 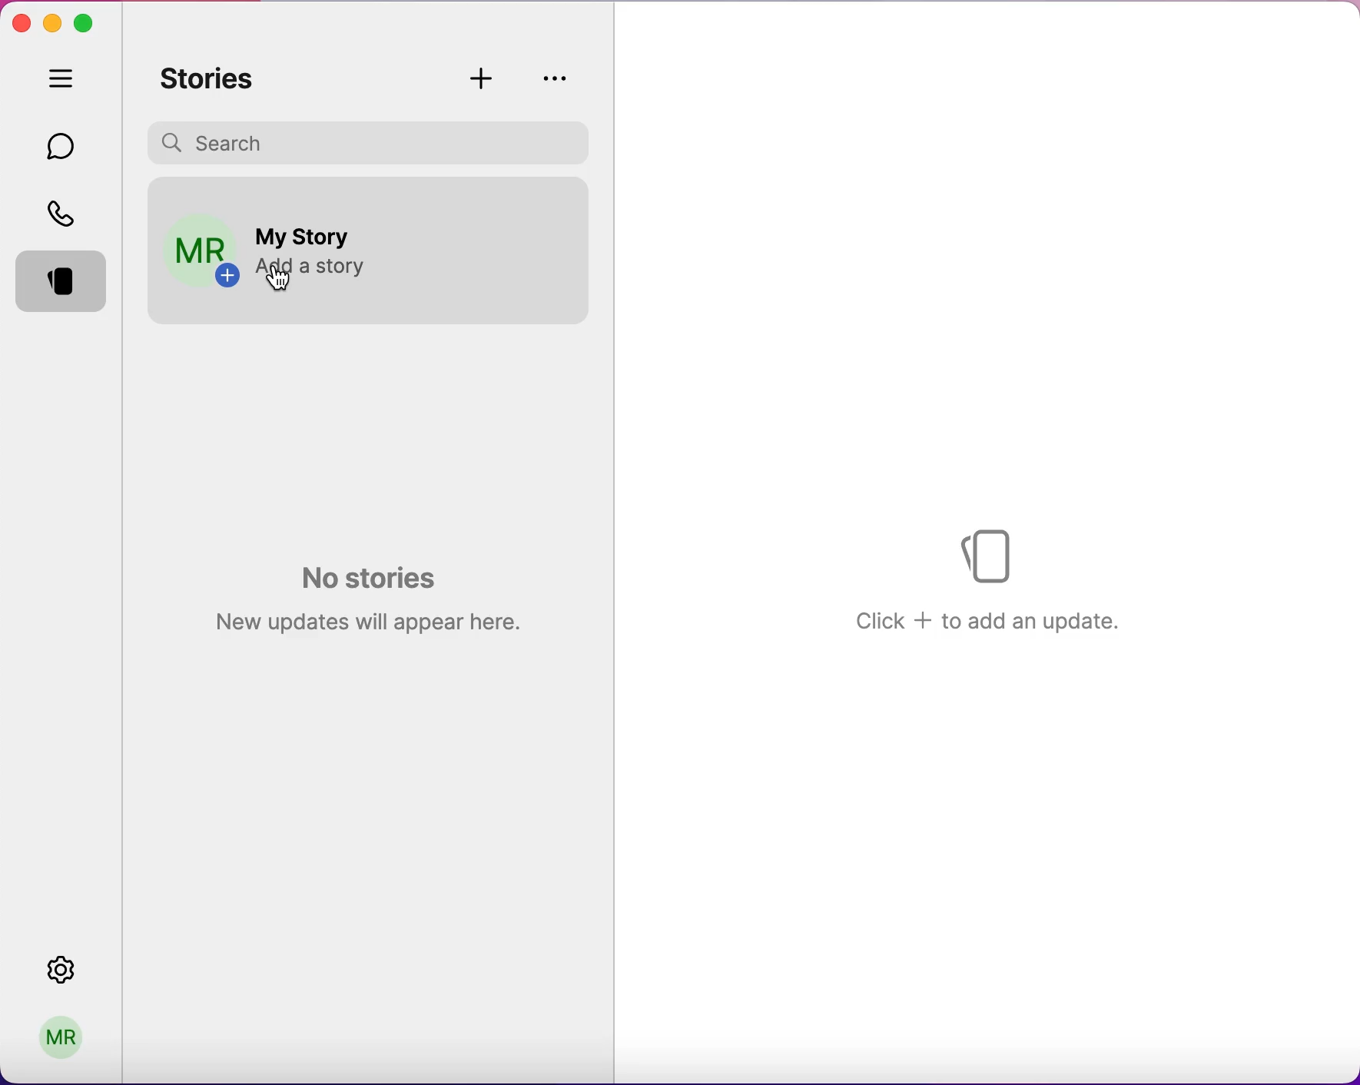 I want to click on add, so click(x=485, y=78).